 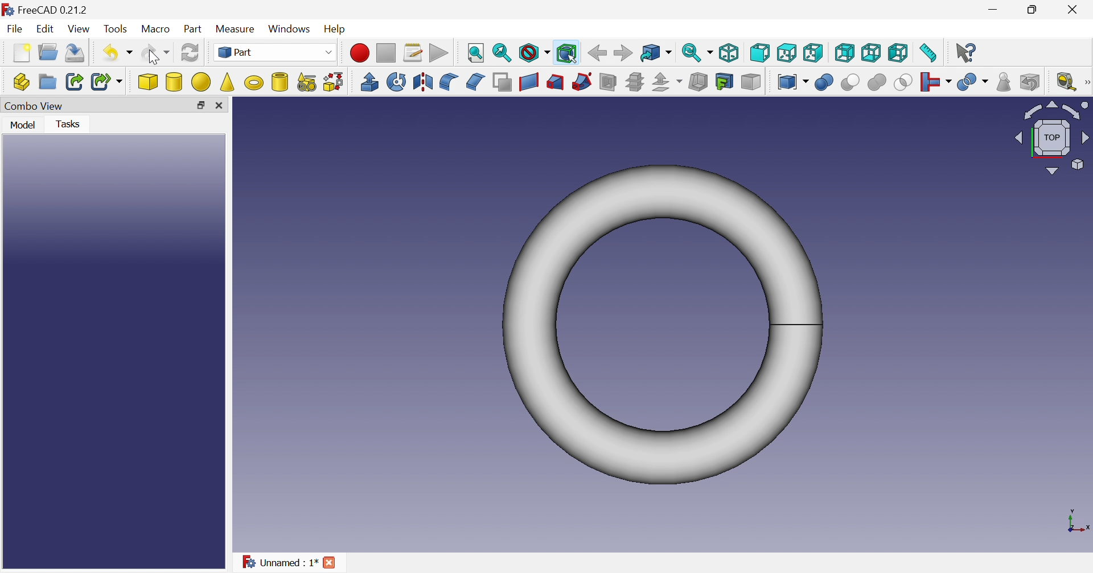 What do you see at coordinates (117, 27) in the screenshot?
I see `Tools` at bounding box center [117, 27].